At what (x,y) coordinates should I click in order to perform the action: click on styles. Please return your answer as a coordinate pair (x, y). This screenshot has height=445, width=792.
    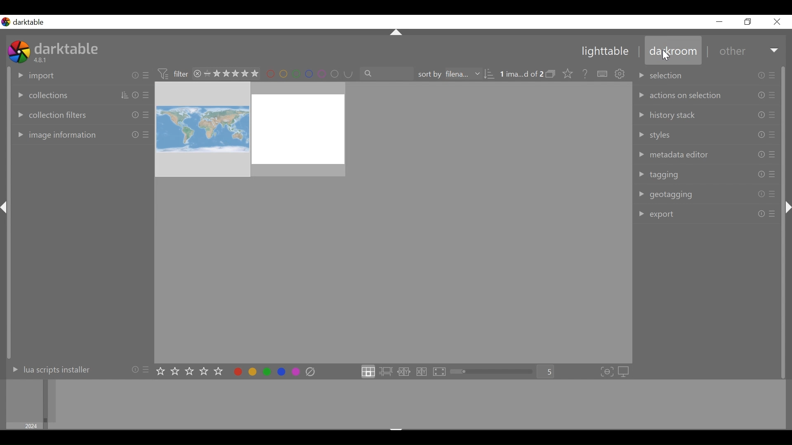
    Looking at the image, I should click on (705, 133).